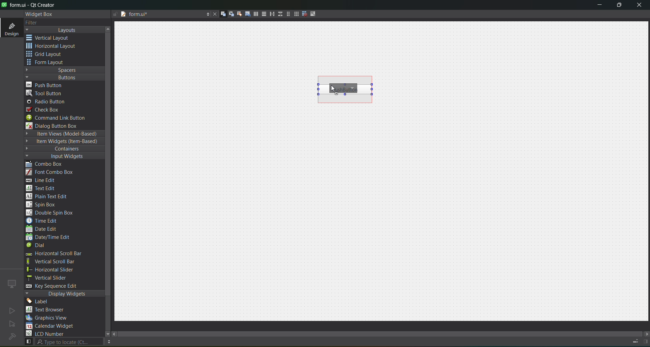  Describe the element at coordinates (44, 180) in the screenshot. I see `line edit ` at that location.